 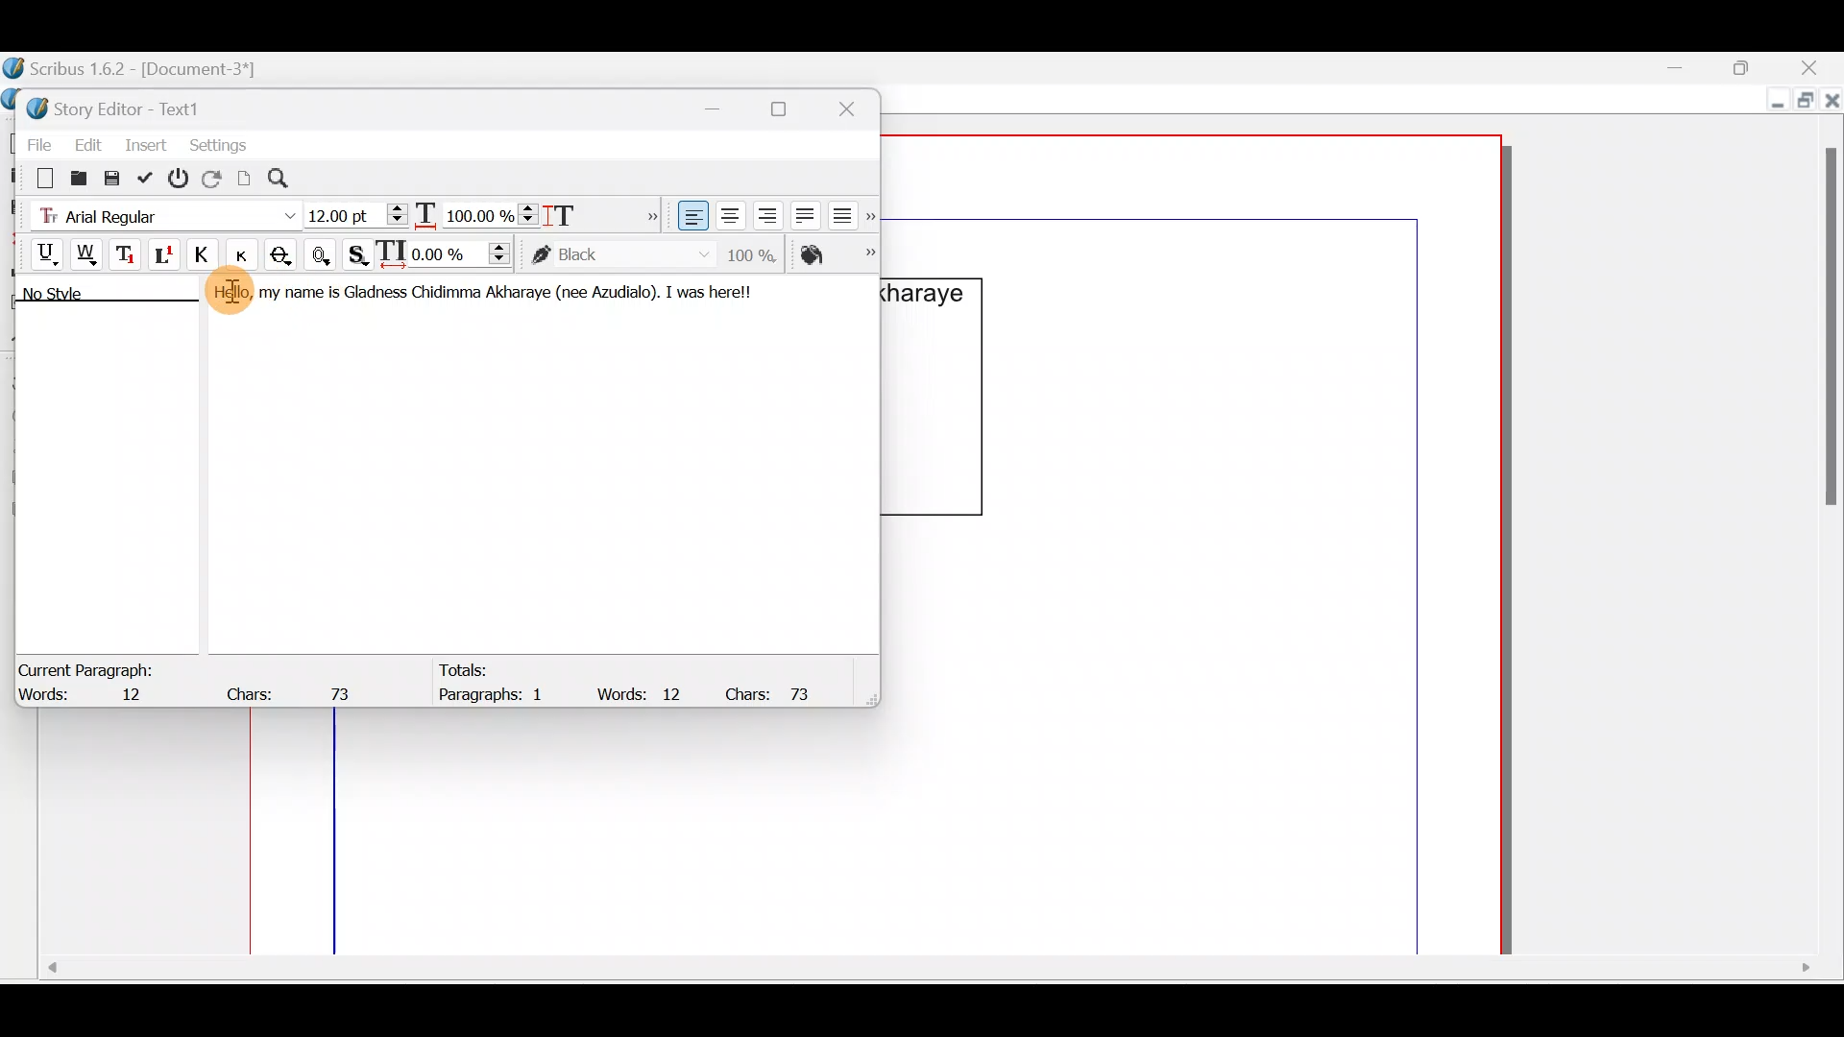 I want to click on Edit , so click(x=87, y=141).